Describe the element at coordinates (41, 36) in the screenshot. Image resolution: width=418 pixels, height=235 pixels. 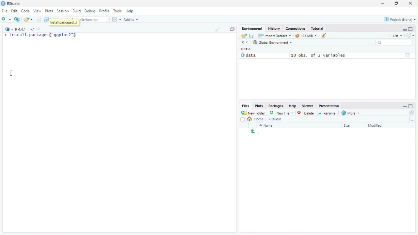
I see `> install.packages("ggplot2")` at that location.